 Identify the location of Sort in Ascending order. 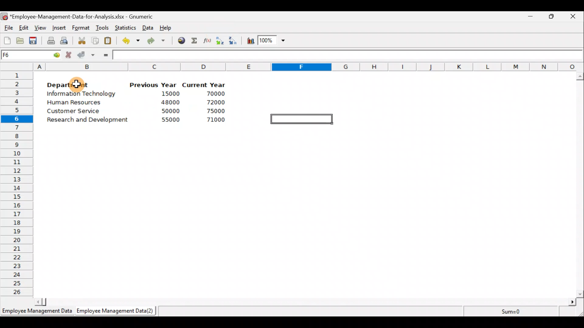
(220, 40).